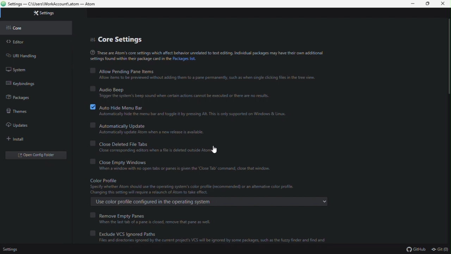  I want to click on Scroll bar, so click(448, 57).